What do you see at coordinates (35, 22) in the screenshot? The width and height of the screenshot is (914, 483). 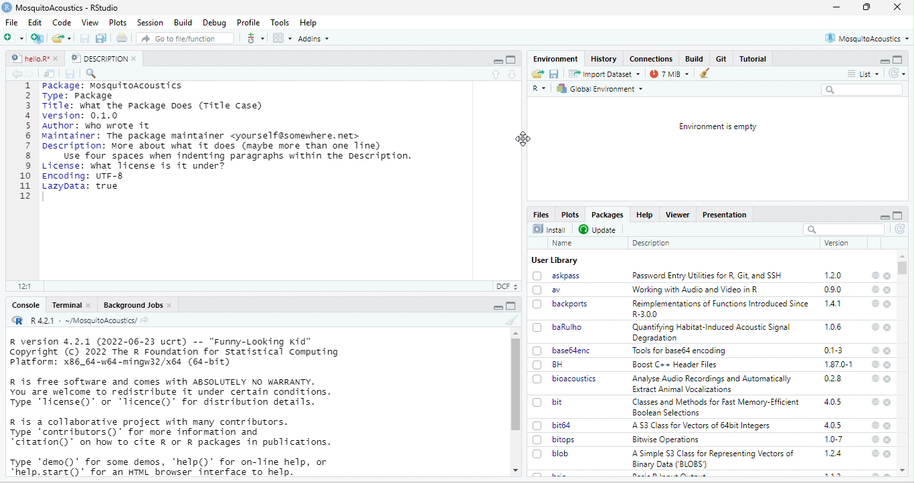 I see `Edit` at bounding box center [35, 22].